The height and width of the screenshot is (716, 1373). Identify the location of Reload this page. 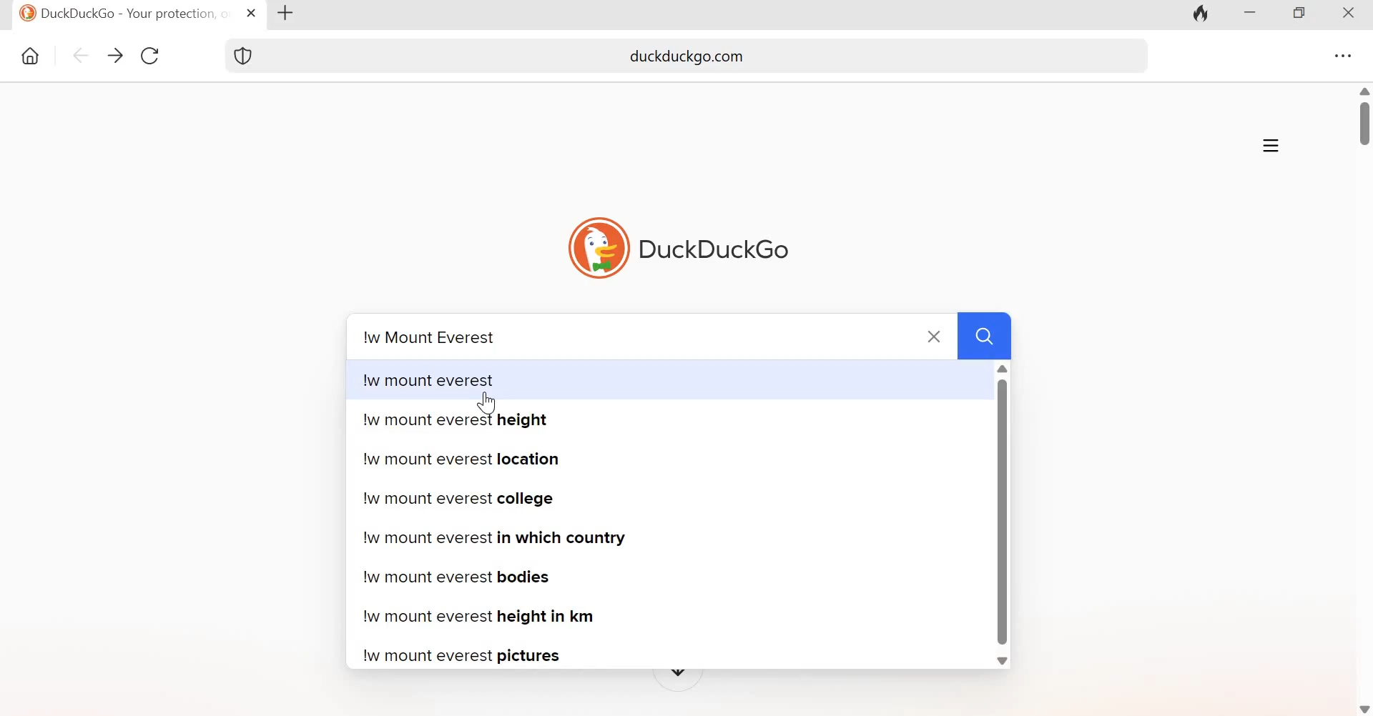
(151, 57).